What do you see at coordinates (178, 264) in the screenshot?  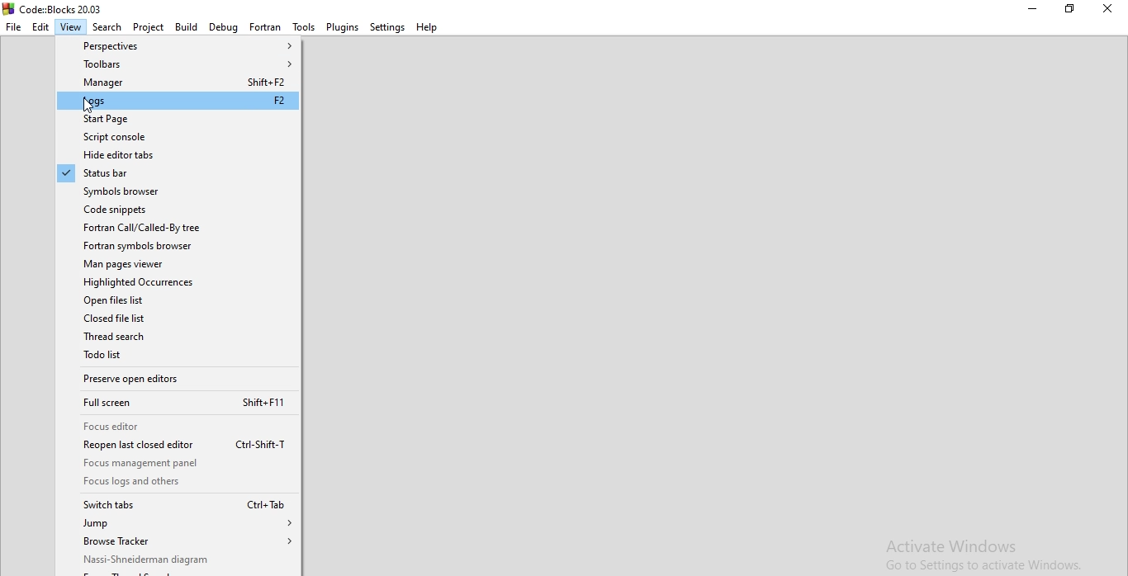 I see `Man pages viewer ` at bounding box center [178, 264].